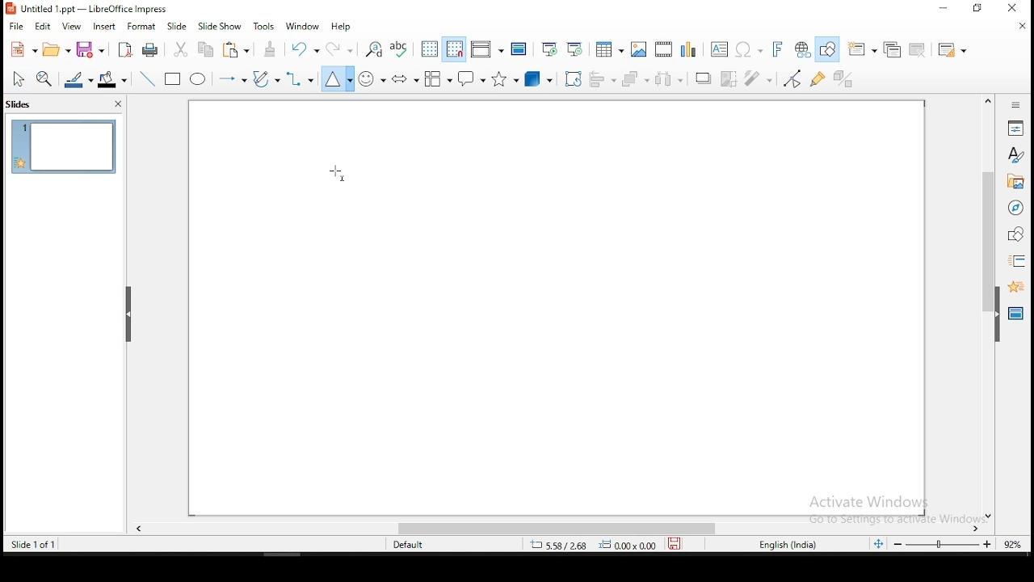 This screenshot has width=1034, height=582. What do you see at coordinates (32, 542) in the screenshot?
I see `slide 1 of 1` at bounding box center [32, 542].